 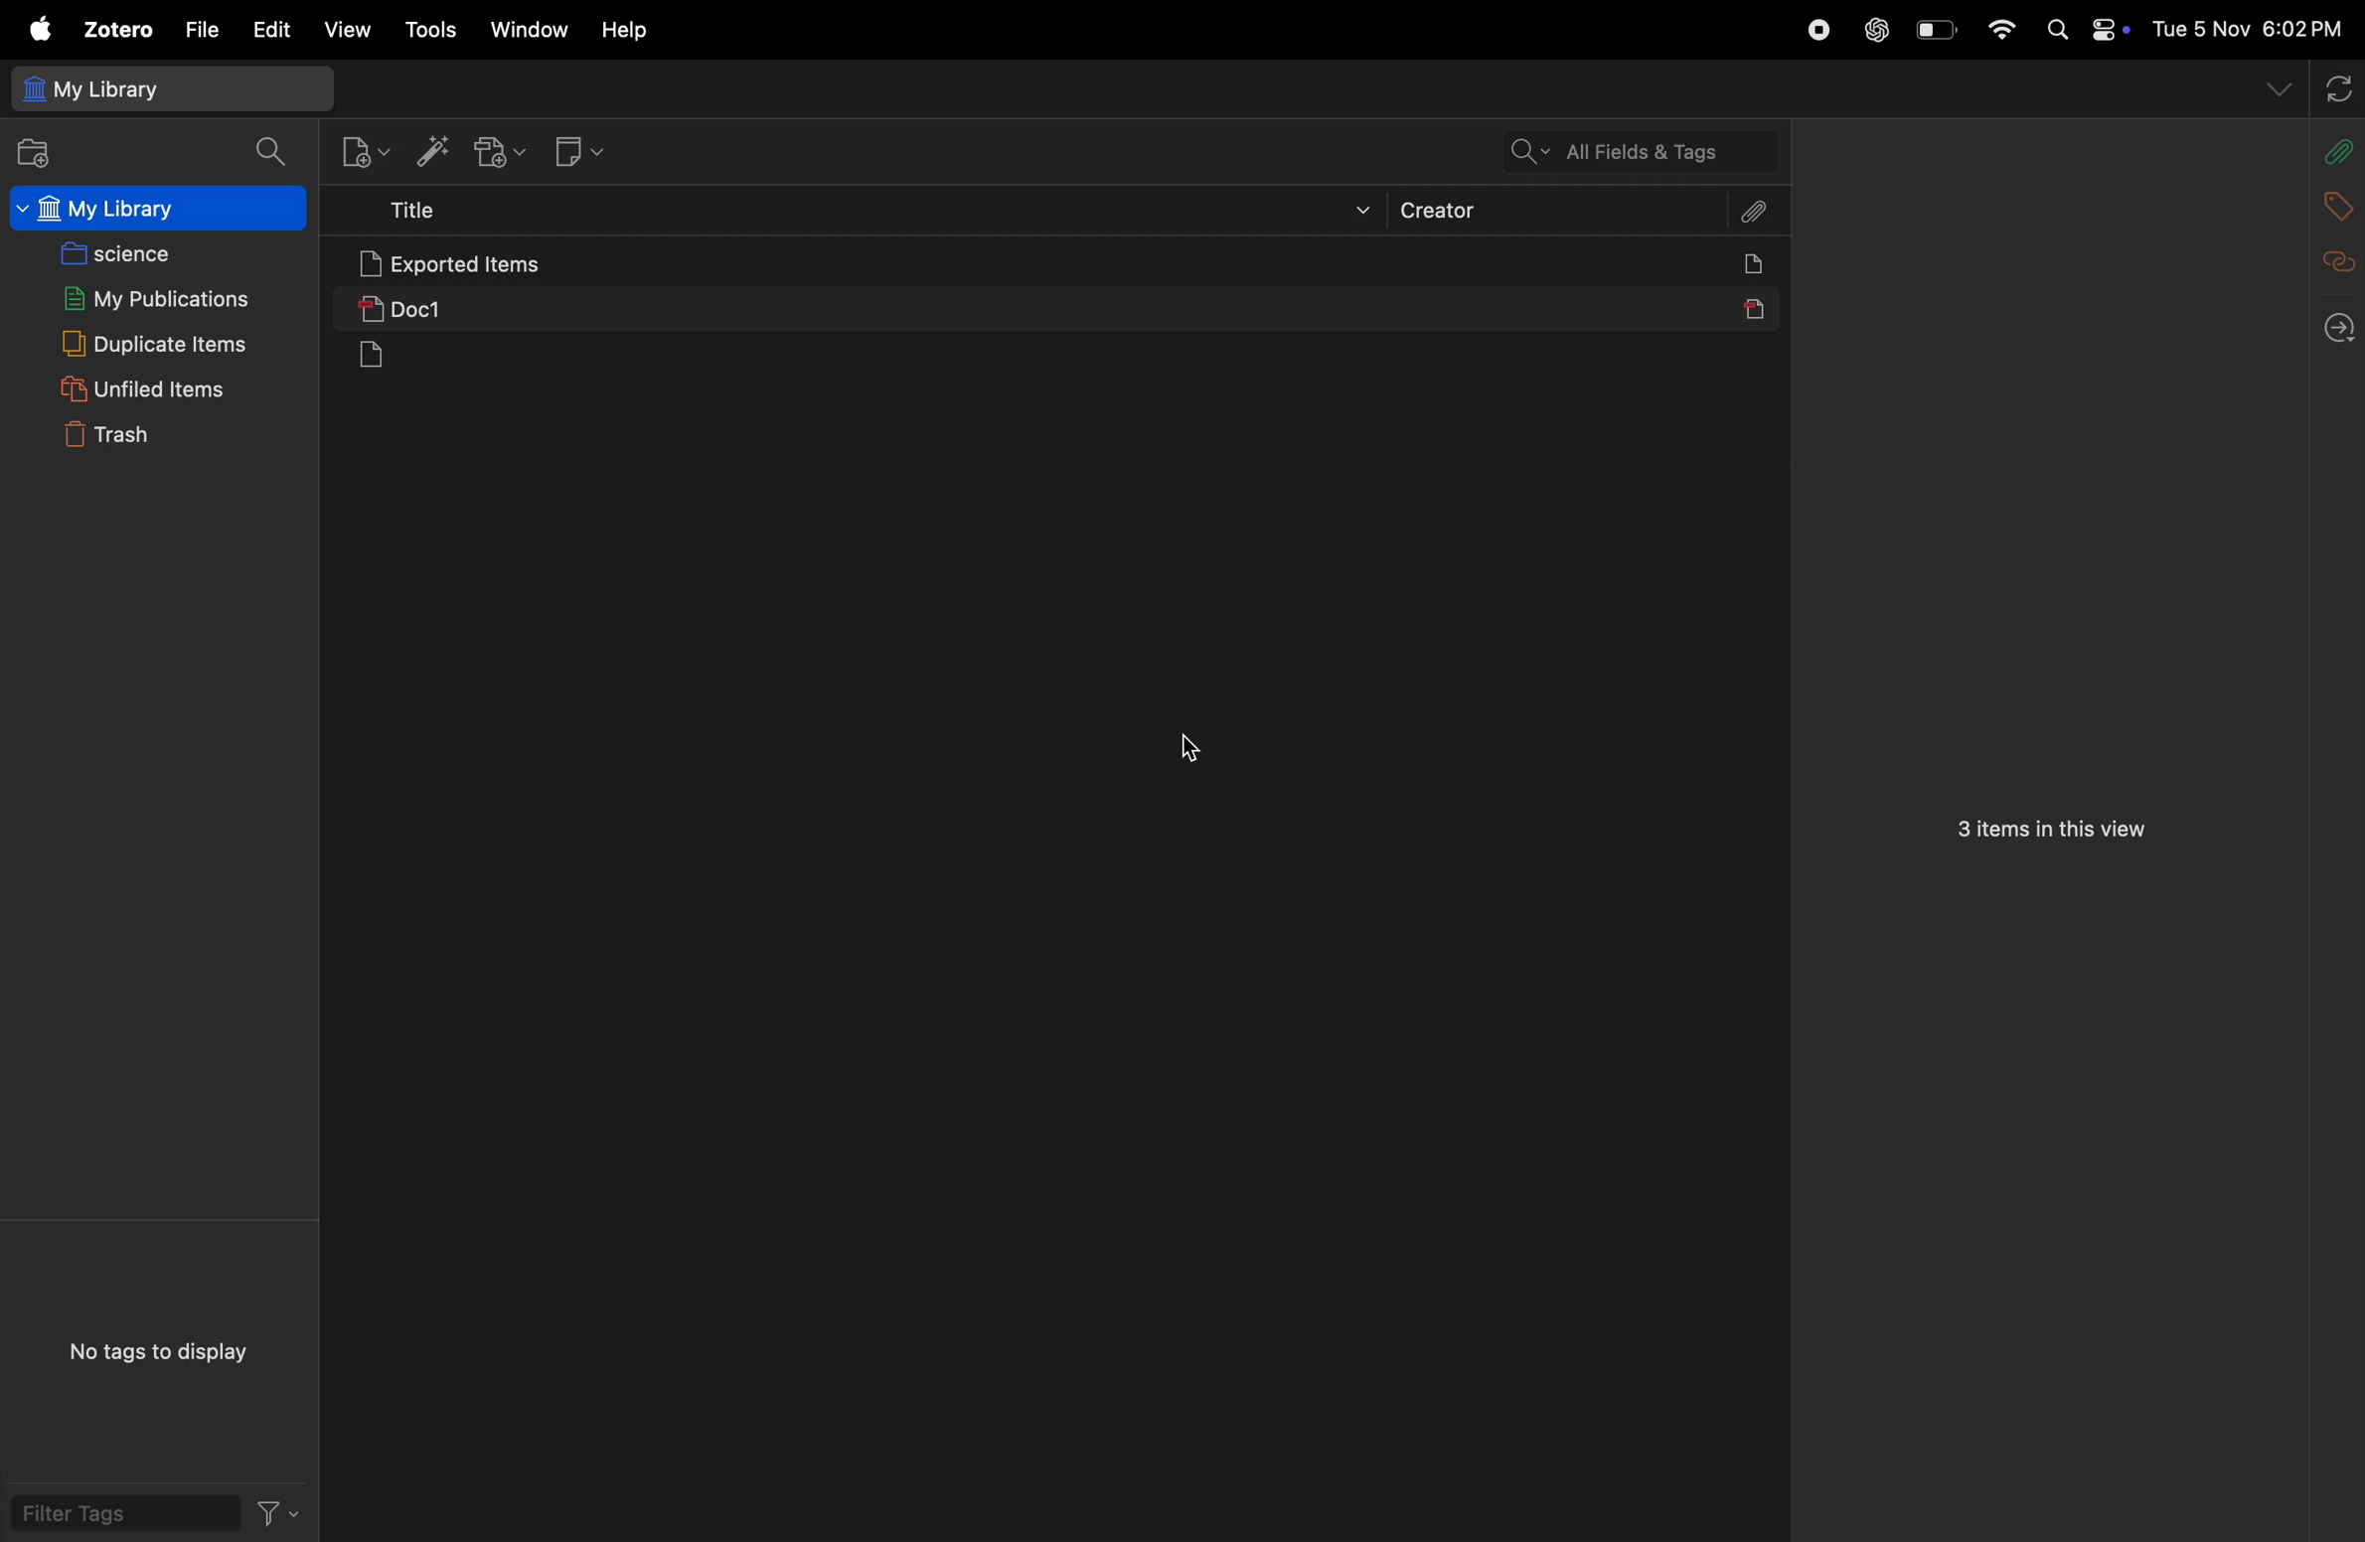 I want to click on my publications, so click(x=145, y=296).